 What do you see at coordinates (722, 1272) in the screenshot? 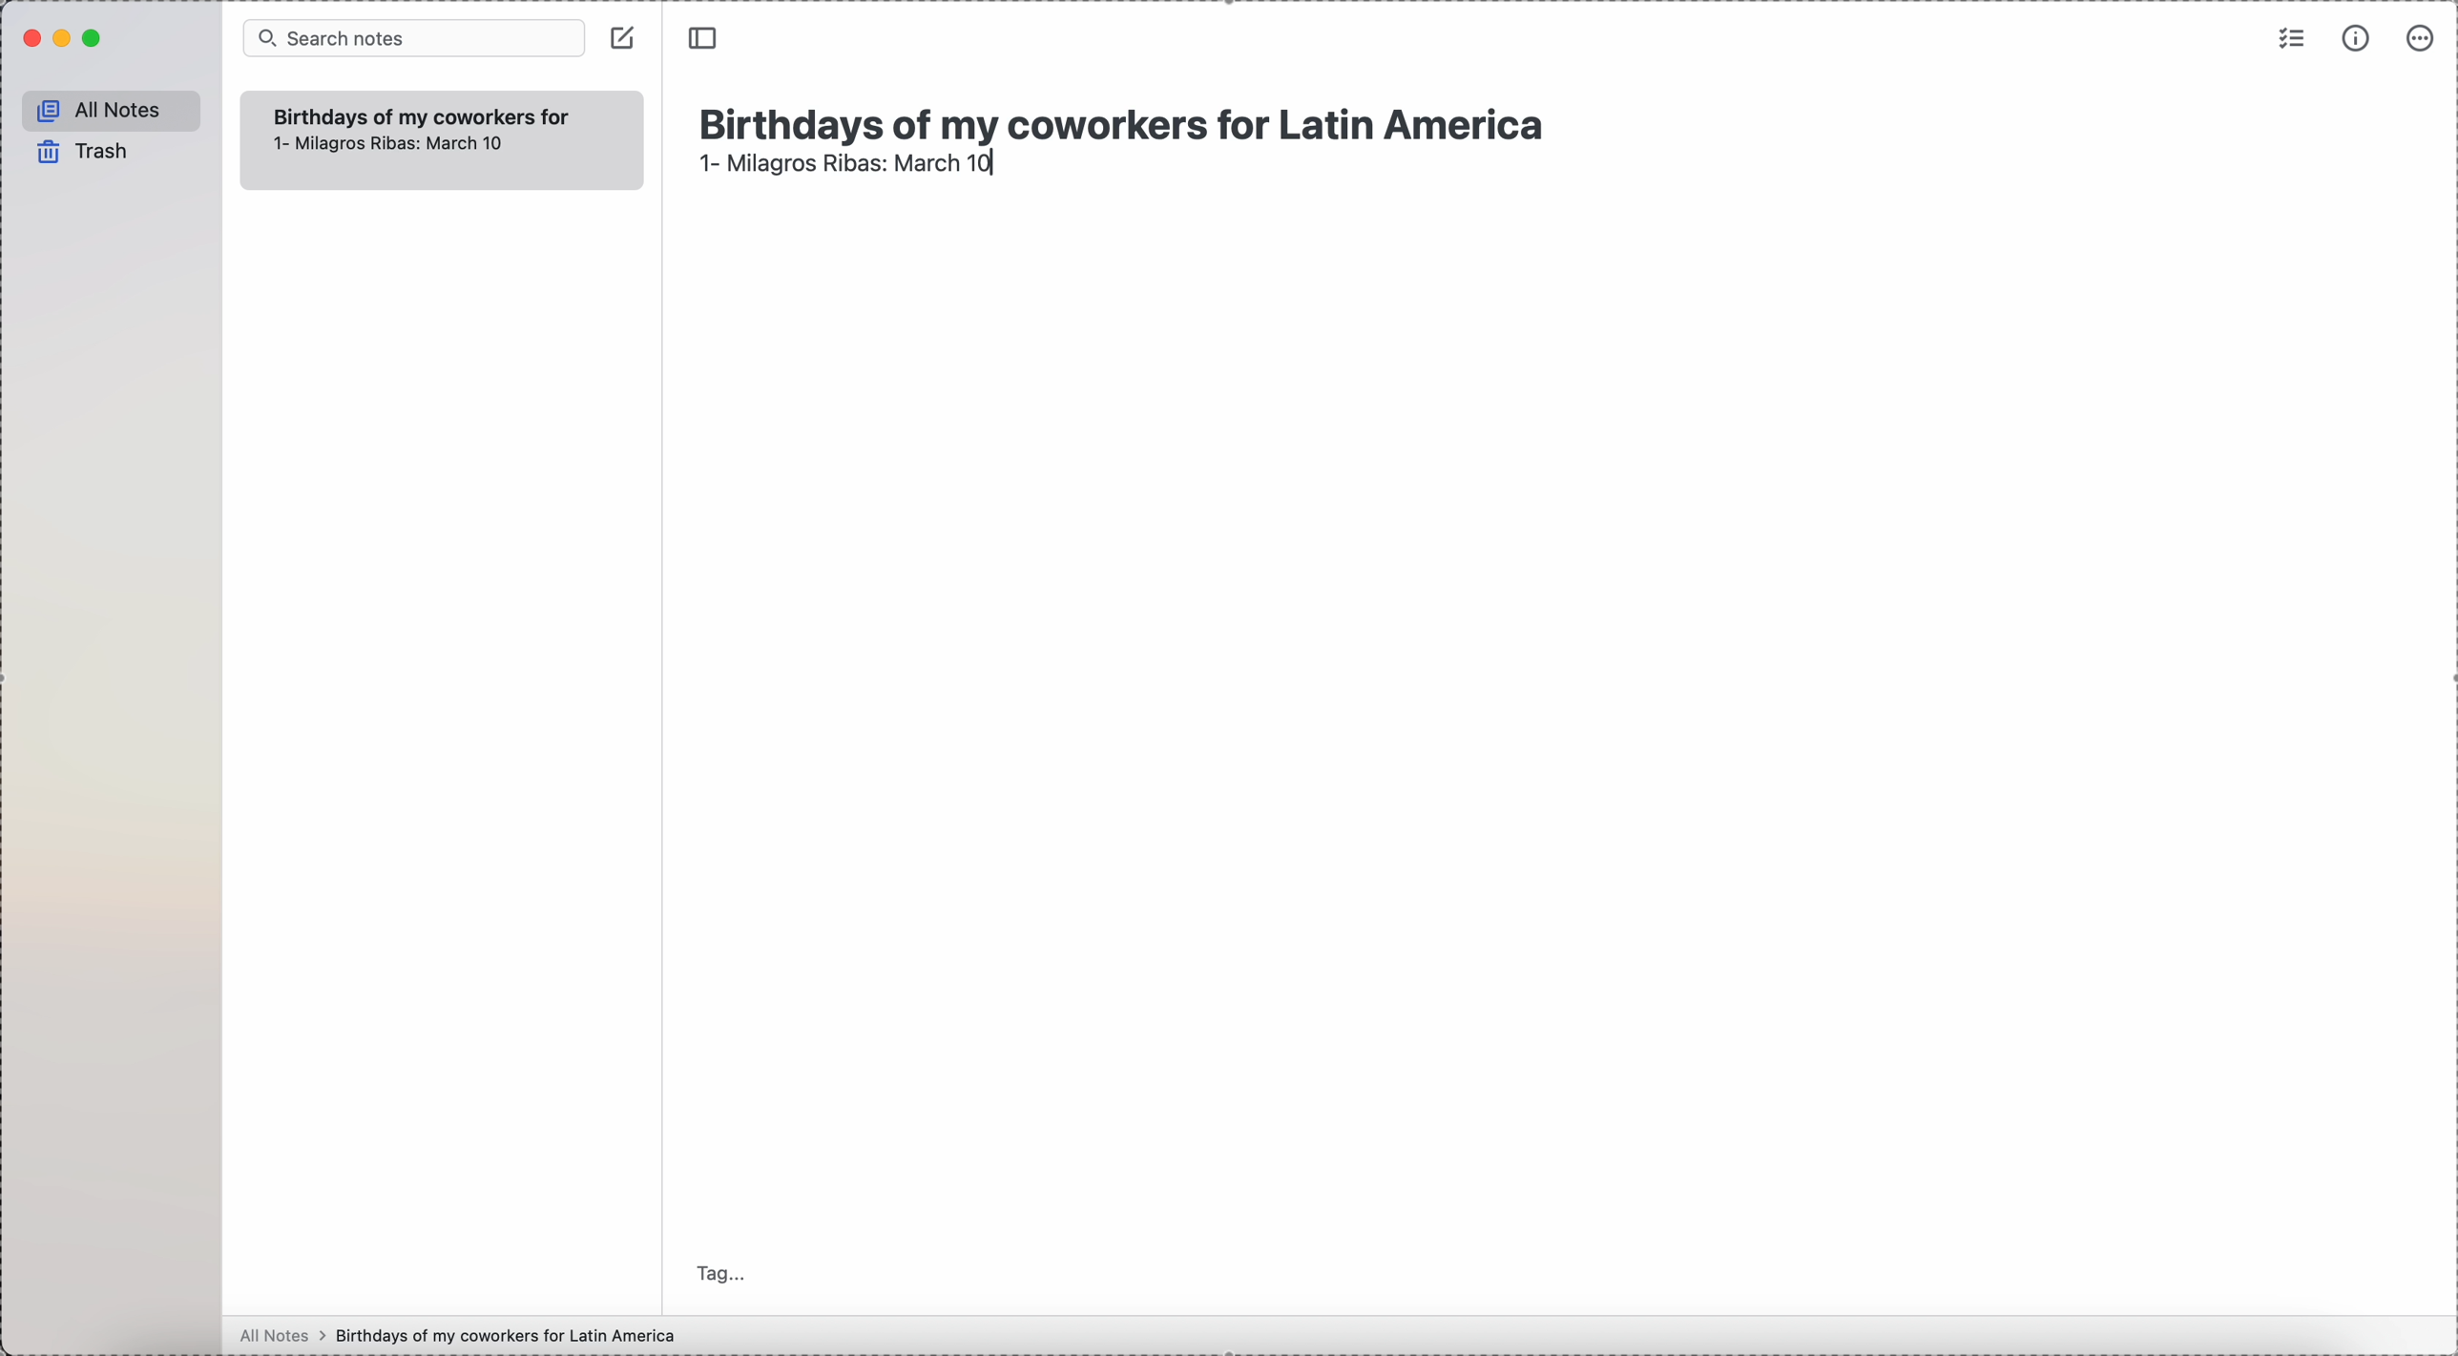
I see `tag` at bounding box center [722, 1272].